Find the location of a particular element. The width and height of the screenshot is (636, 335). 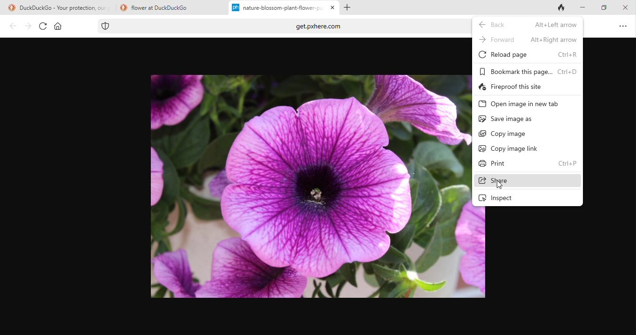

share is located at coordinates (526, 181).